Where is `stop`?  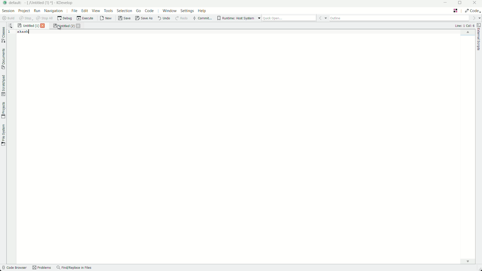
stop is located at coordinates (25, 19).